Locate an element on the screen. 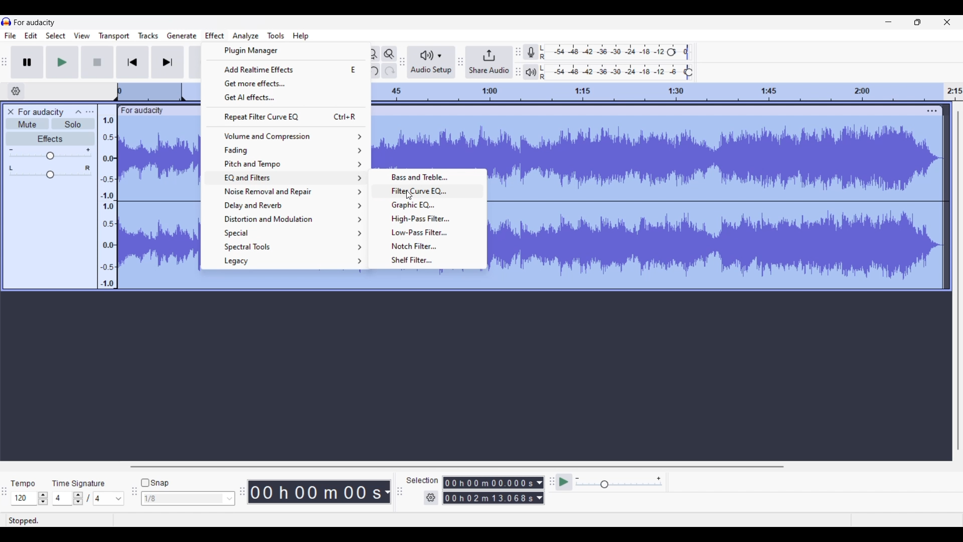 The height and width of the screenshot is (542, 963). View menu is located at coordinates (82, 36).